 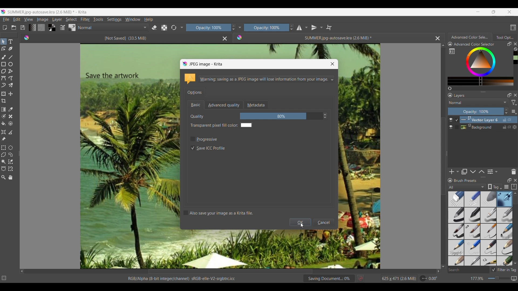 I want to click on Create new document, so click(x=5, y=27).